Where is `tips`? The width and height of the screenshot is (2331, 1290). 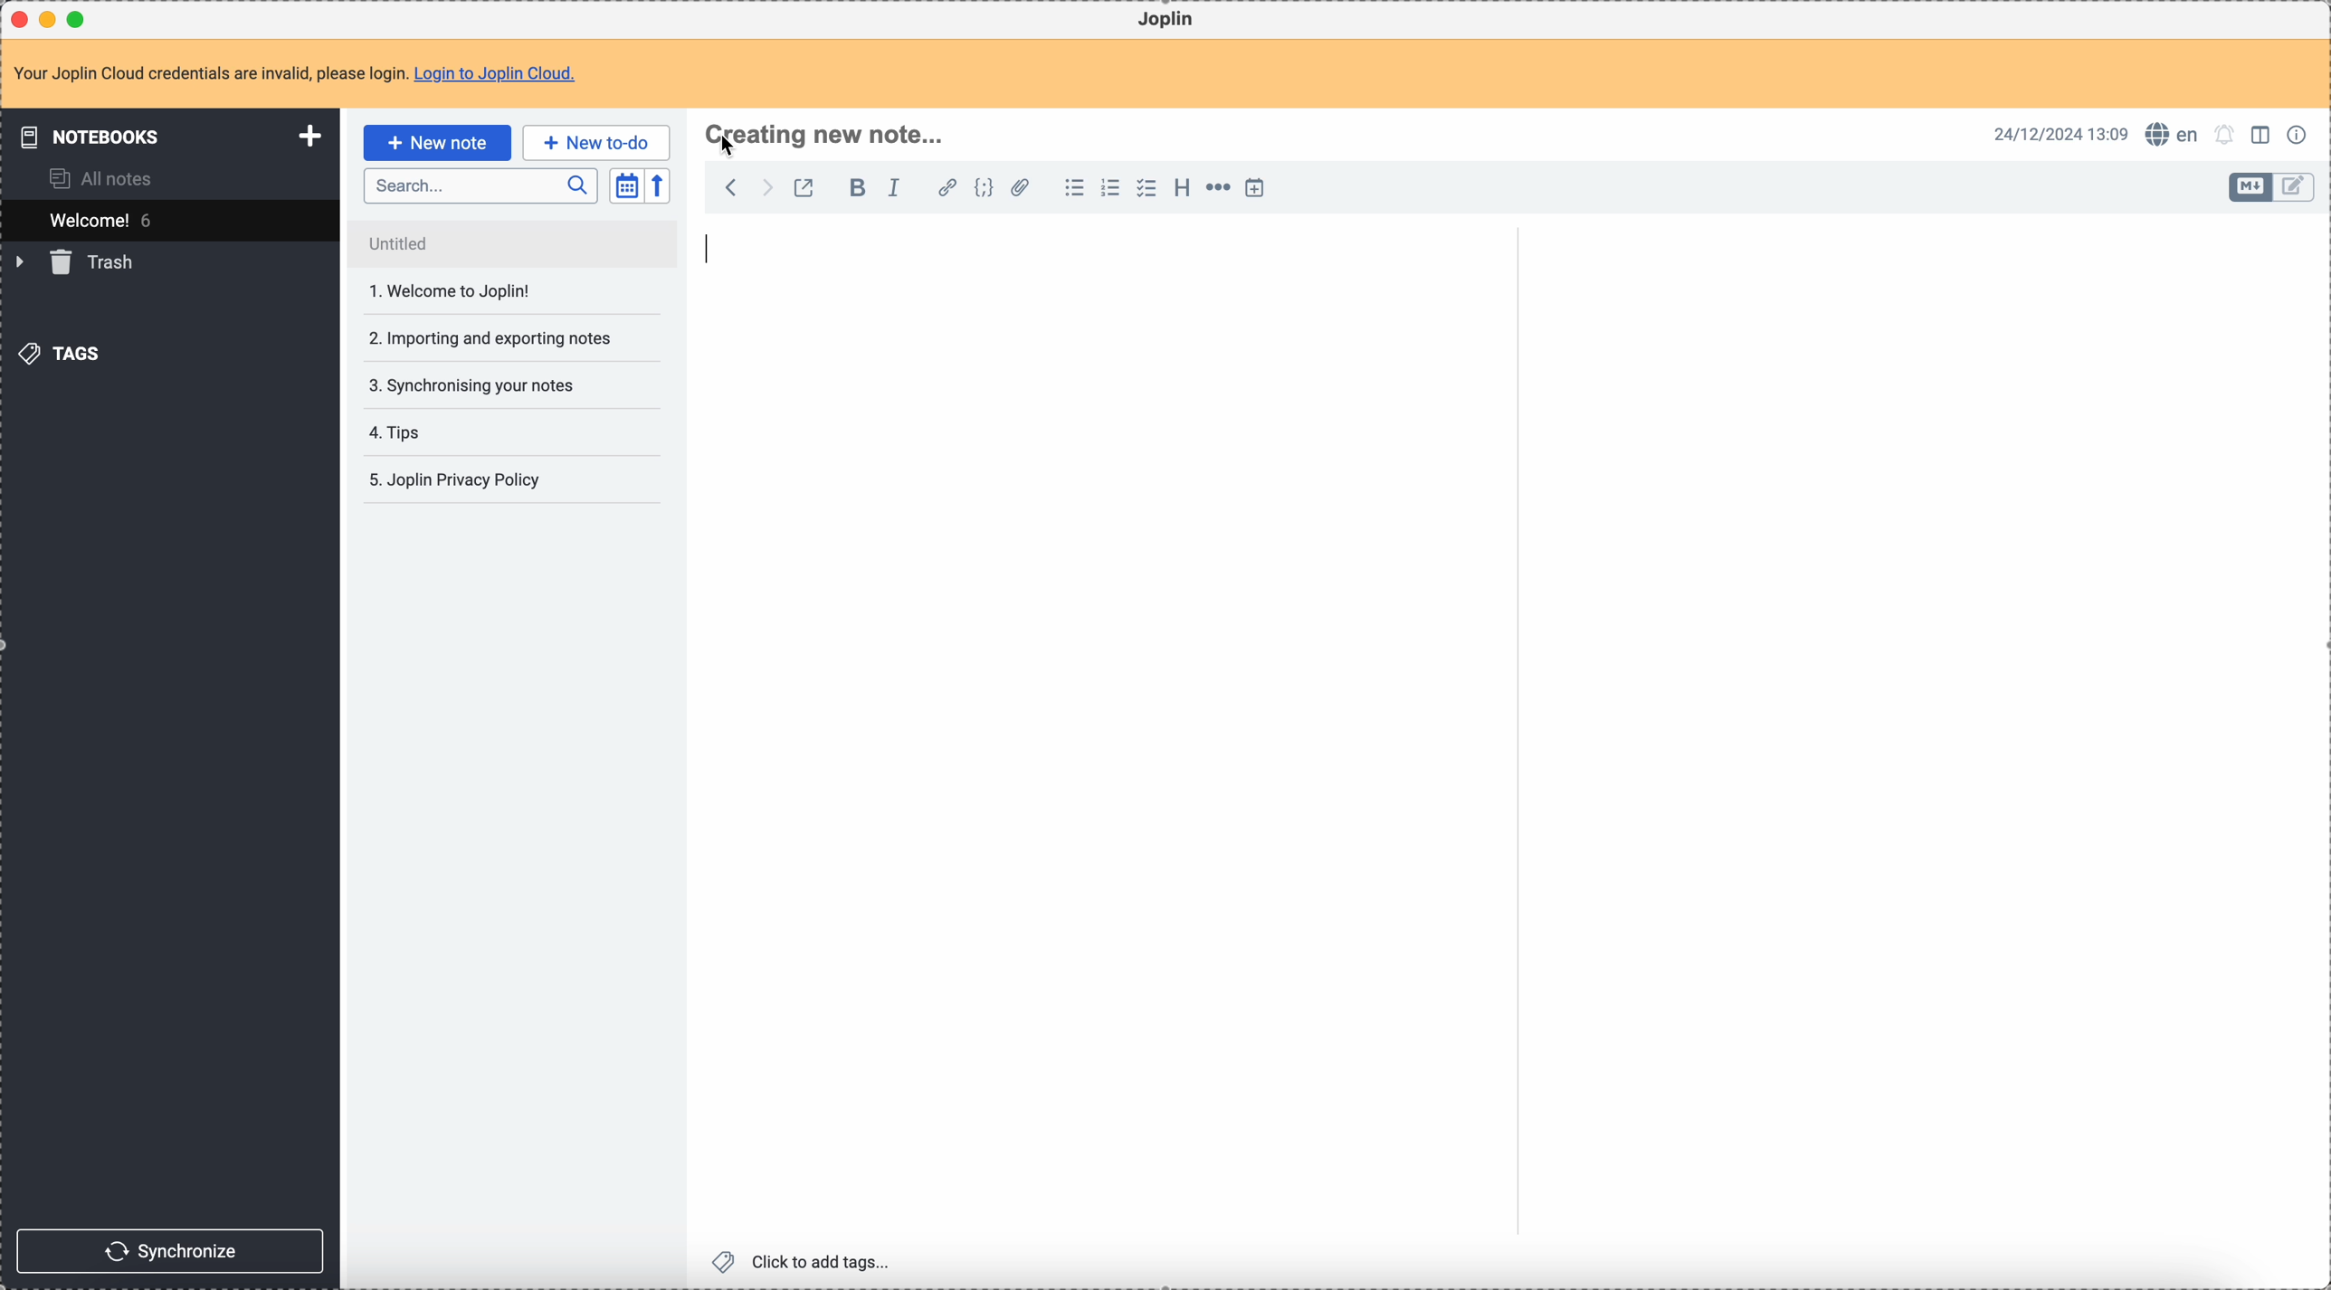 tips is located at coordinates (410, 434).